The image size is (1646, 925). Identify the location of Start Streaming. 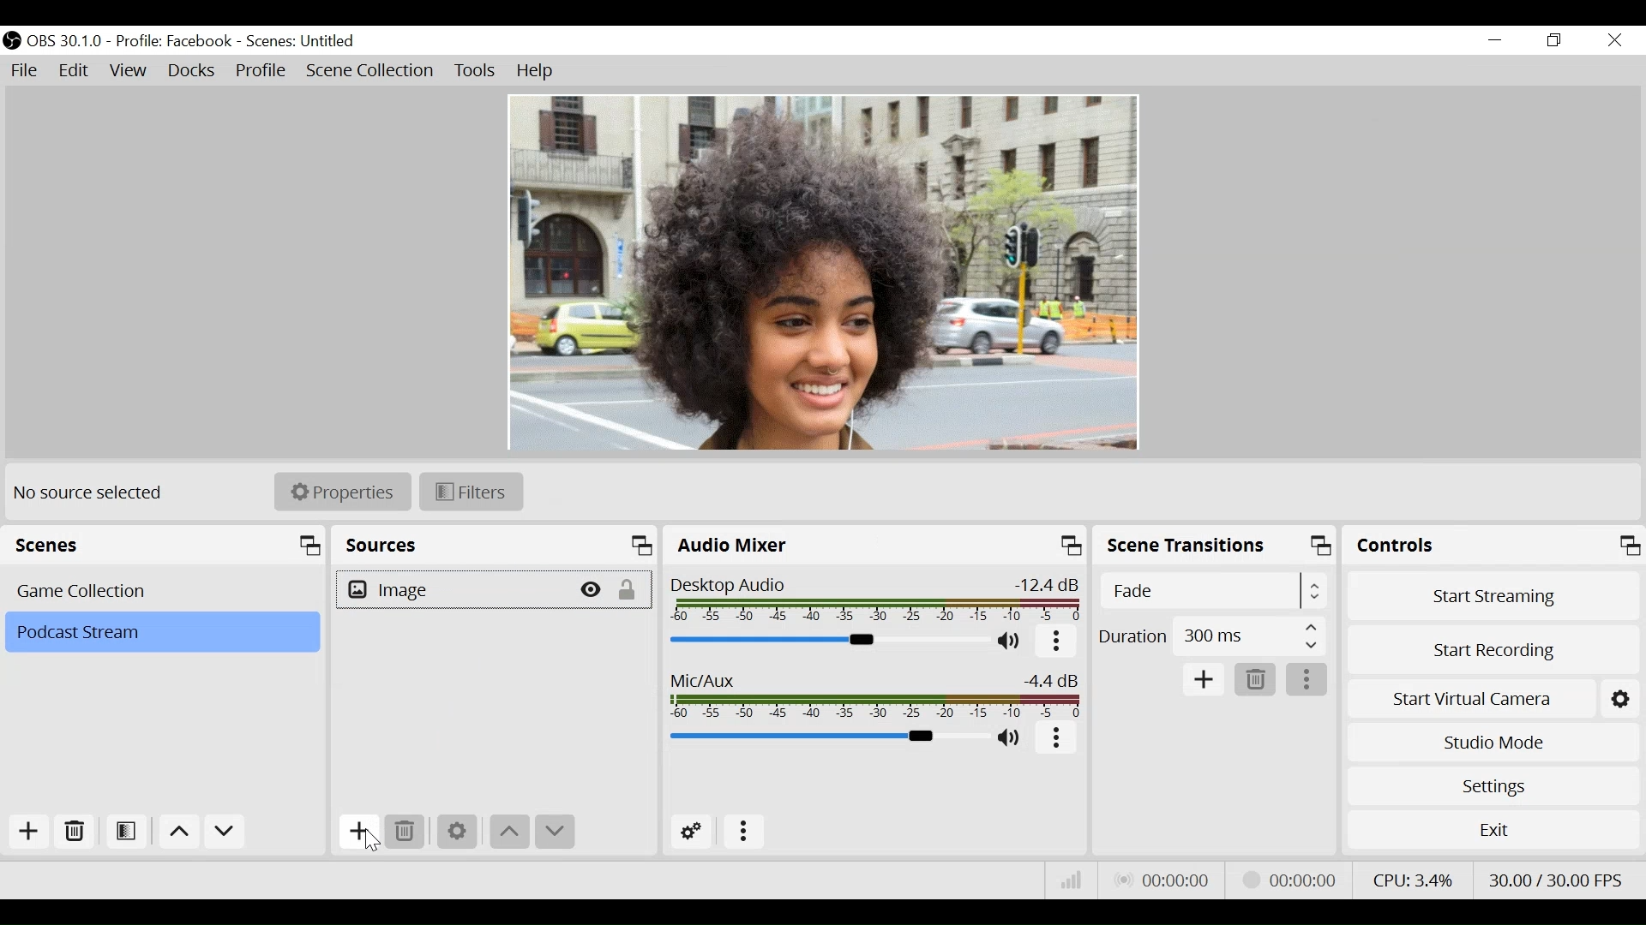
(1494, 595).